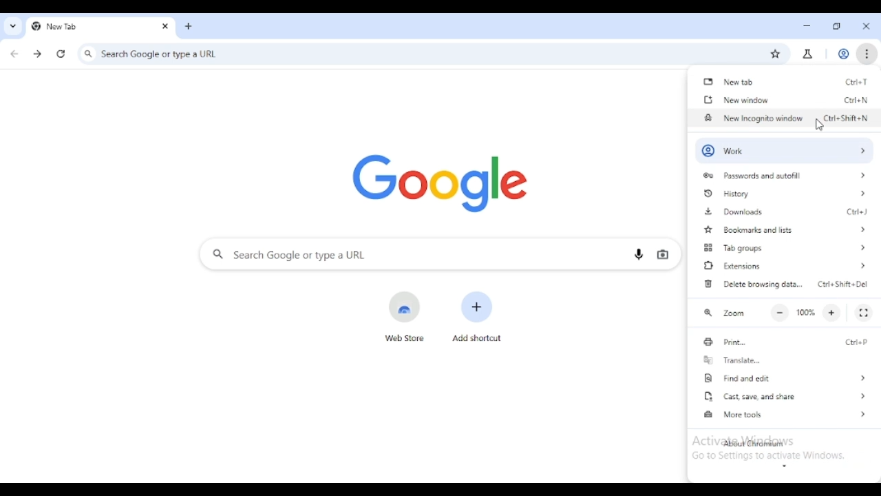 Image resolution: width=881 pixels, height=496 pixels. Describe the element at coordinates (409, 254) in the screenshot. I see `search google or type a URL` at that location.